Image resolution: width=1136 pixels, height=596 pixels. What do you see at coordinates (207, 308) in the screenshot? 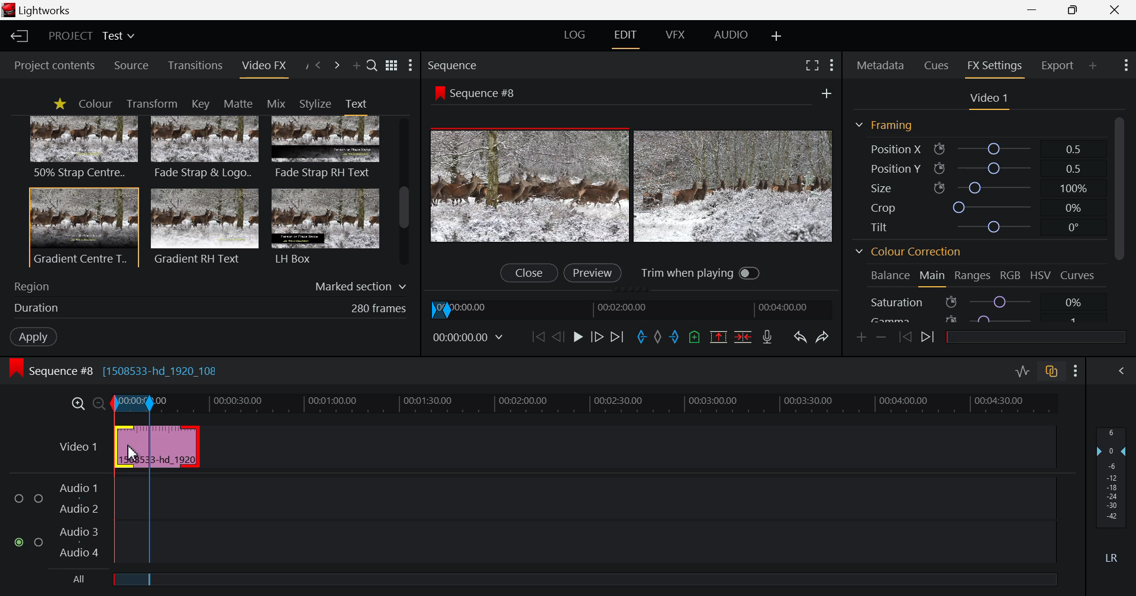
I see `Duration` at bounding box center [207, 308].